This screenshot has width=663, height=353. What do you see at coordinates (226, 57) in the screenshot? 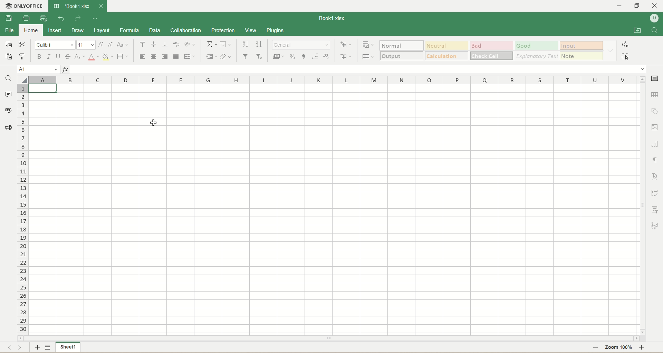
I see `clear` at bounding box center [226, 57].